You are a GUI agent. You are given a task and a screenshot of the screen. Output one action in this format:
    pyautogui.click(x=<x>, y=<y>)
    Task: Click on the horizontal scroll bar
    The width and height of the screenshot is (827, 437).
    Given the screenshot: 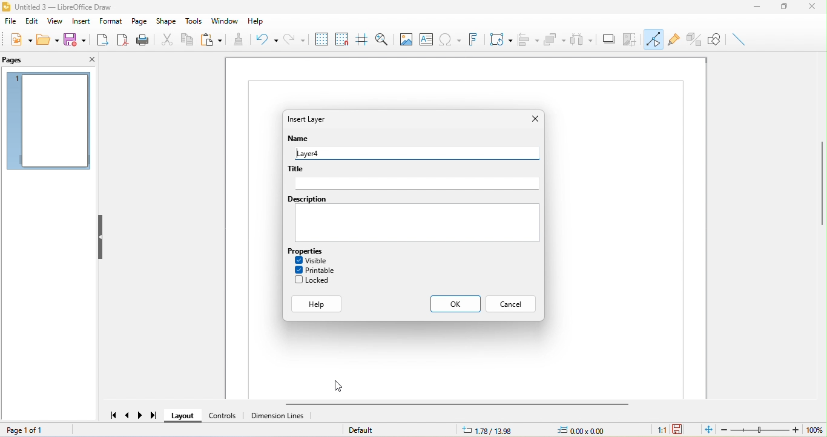 What is the action you would take?
    pyautogui.click(x=461, y=404)
    